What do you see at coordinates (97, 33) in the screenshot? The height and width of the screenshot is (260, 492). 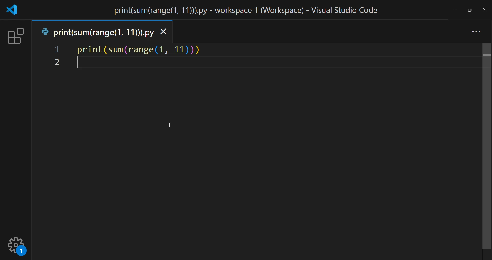 I see ` print(sum(range(1, 11))).py` at bounding box center [97, 33].